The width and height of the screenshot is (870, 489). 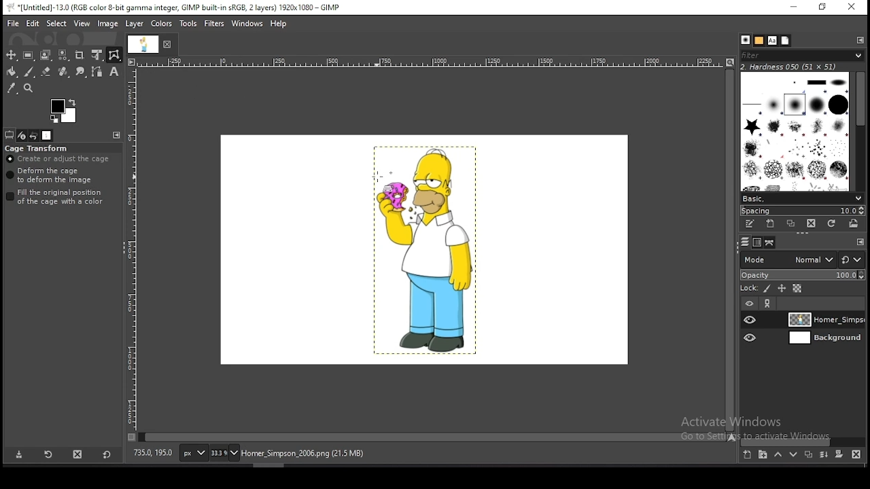 I want to click on hardness, so click(x=788, y=68).